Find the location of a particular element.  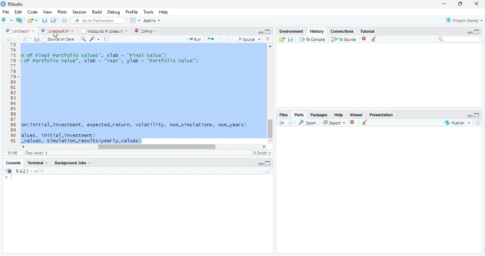

Refresh List is located at coordinates (478, 123).